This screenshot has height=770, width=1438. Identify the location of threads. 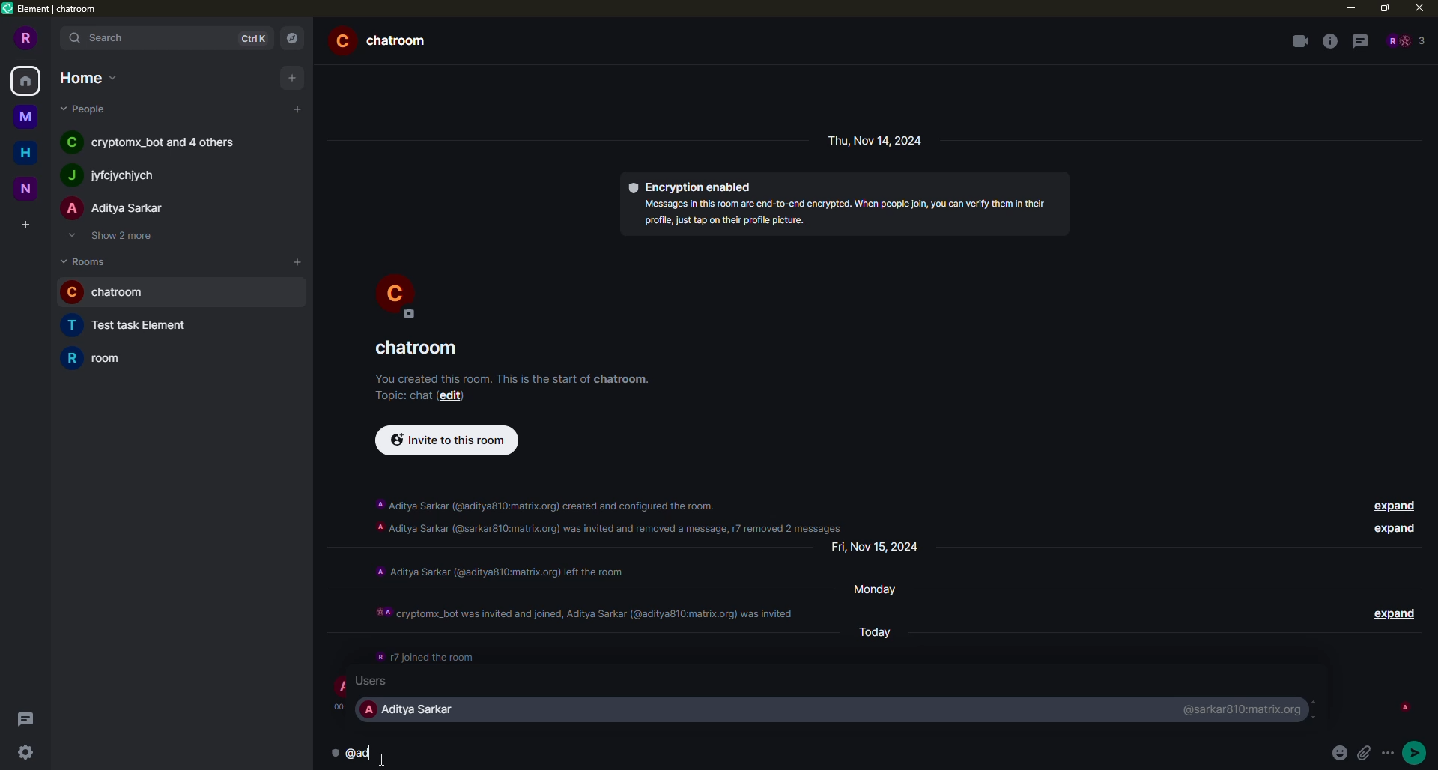
(24, 718).